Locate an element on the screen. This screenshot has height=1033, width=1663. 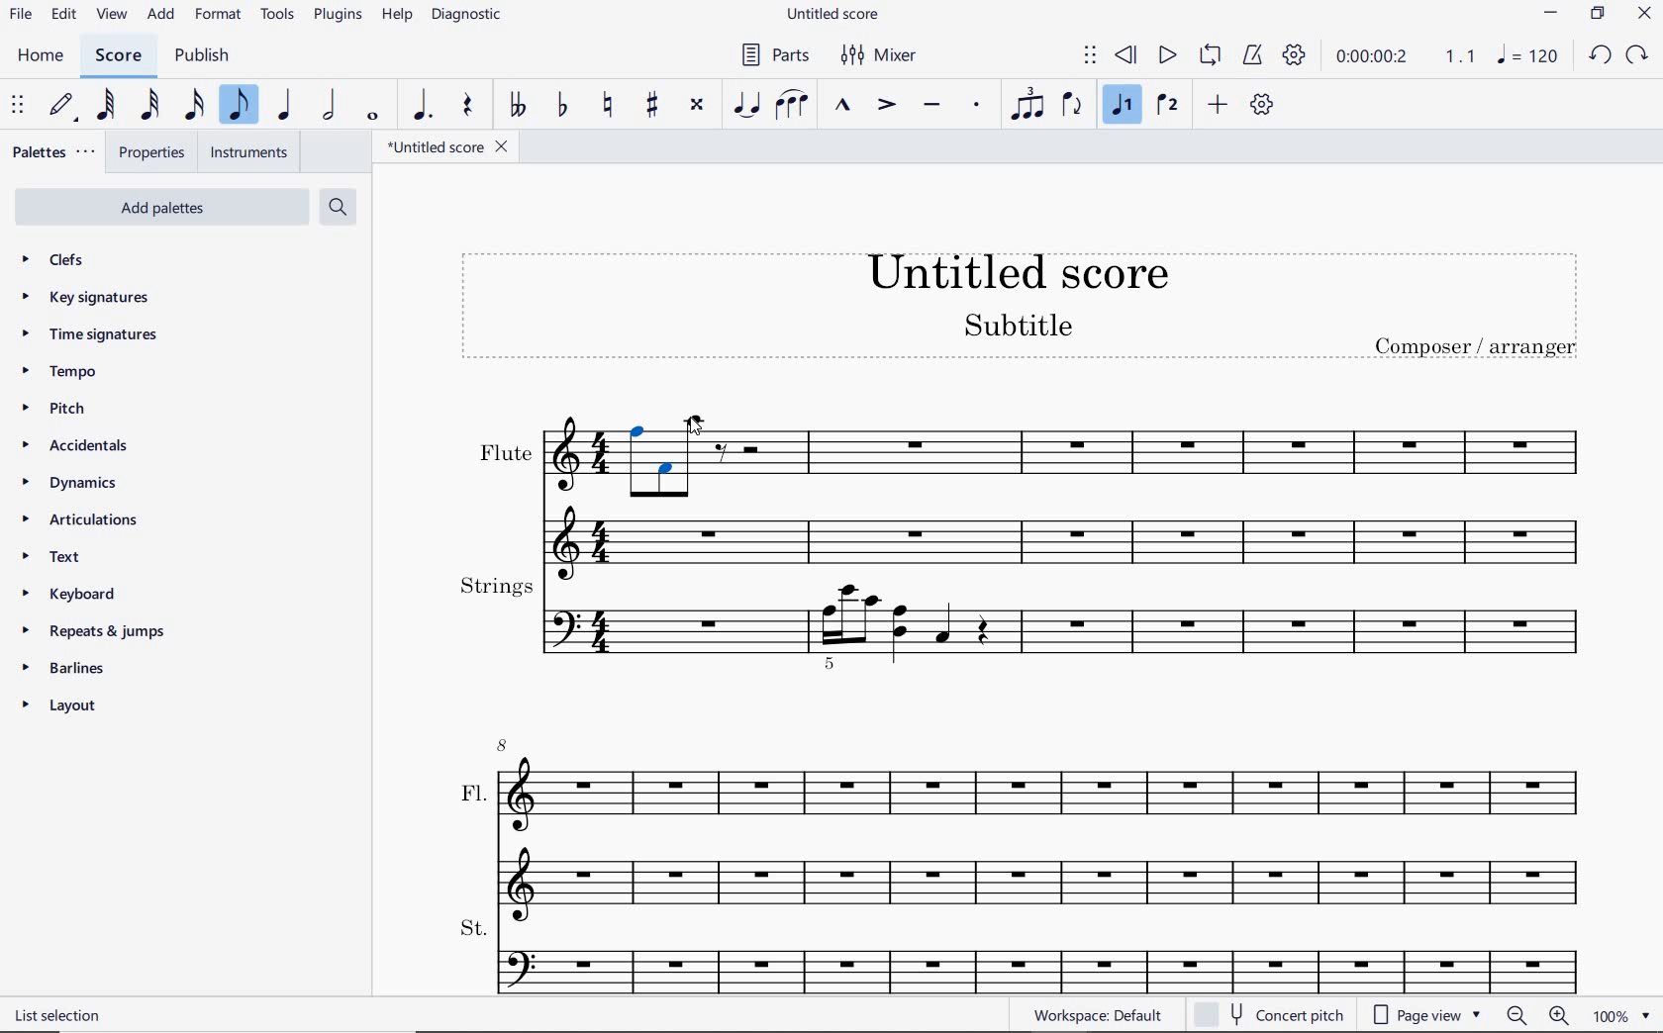
AUGMENTATION DOT is located at coordinates (423, 106).